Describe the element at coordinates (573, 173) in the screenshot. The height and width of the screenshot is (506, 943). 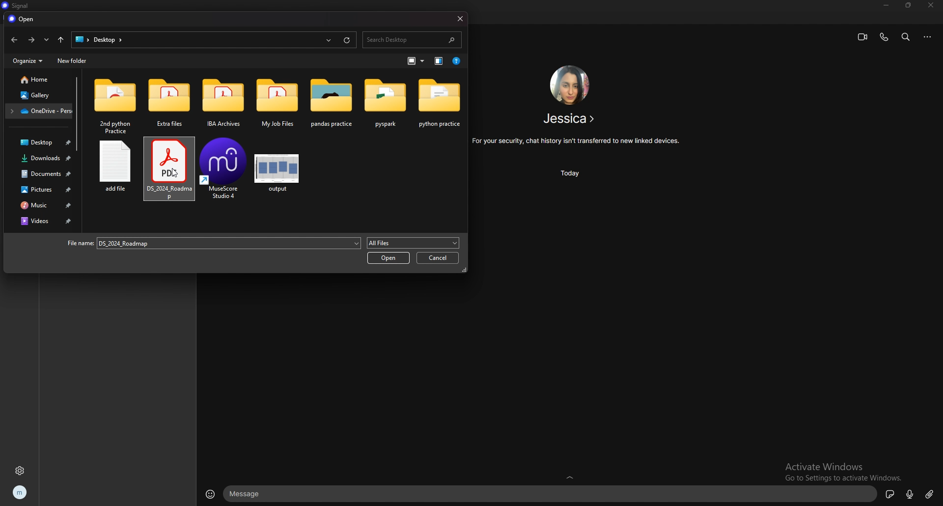
I see `time` at that location.